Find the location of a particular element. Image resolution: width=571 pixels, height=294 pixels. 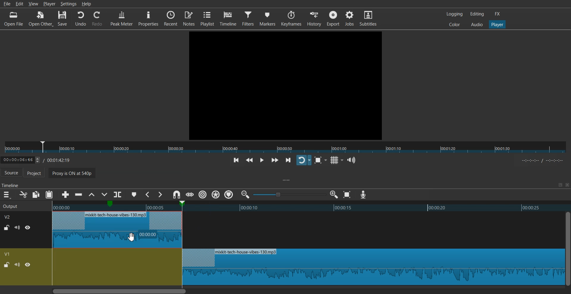

Append  is located at coordinates (66, 195).